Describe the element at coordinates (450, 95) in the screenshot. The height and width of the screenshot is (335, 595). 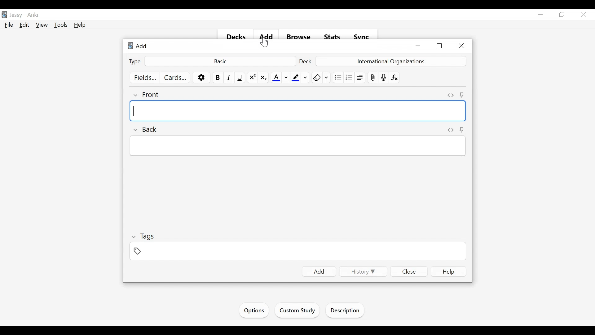
I see `Toggle HTML` at that location.